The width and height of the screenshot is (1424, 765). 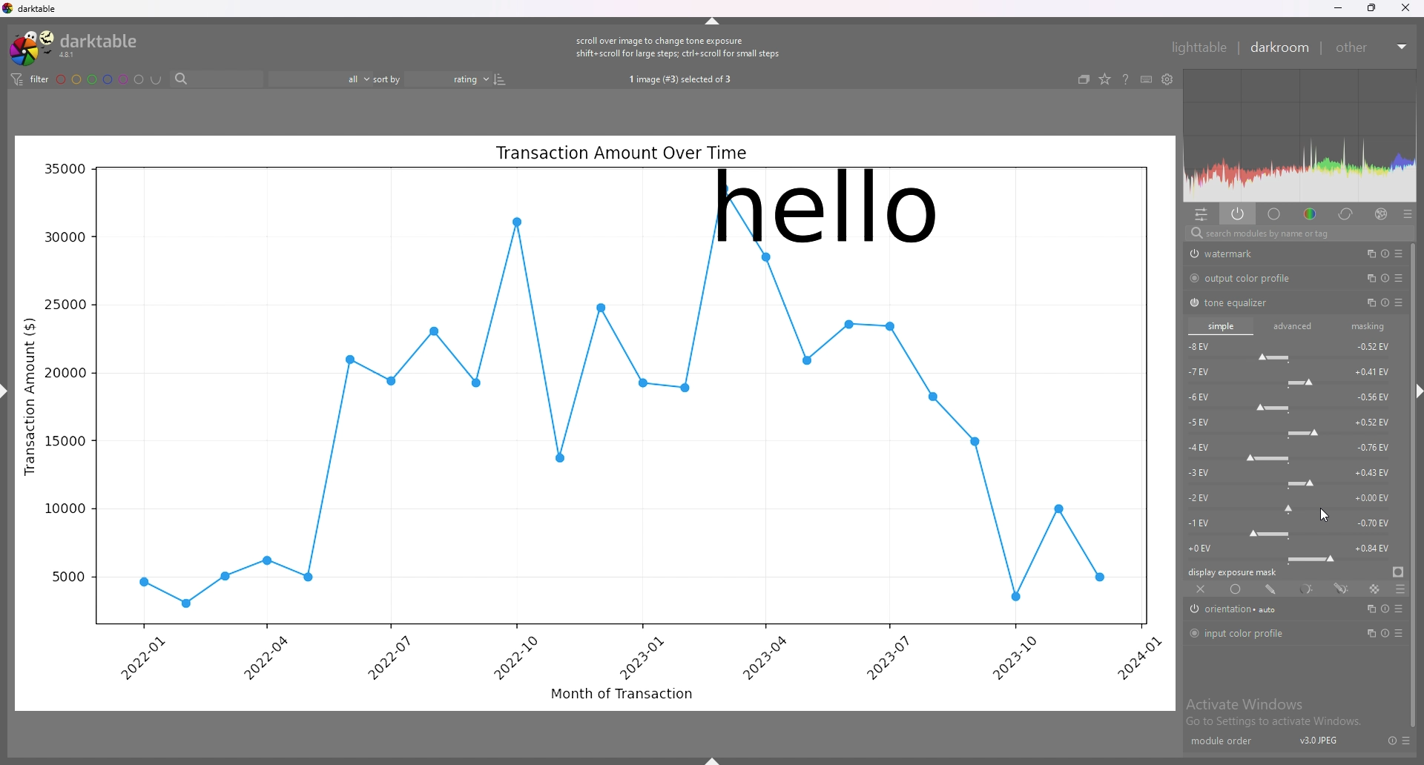 What do you see at coordinates (79, 47) in the screenshot?
I see `darktable logo` at bounding box center [79, 47].